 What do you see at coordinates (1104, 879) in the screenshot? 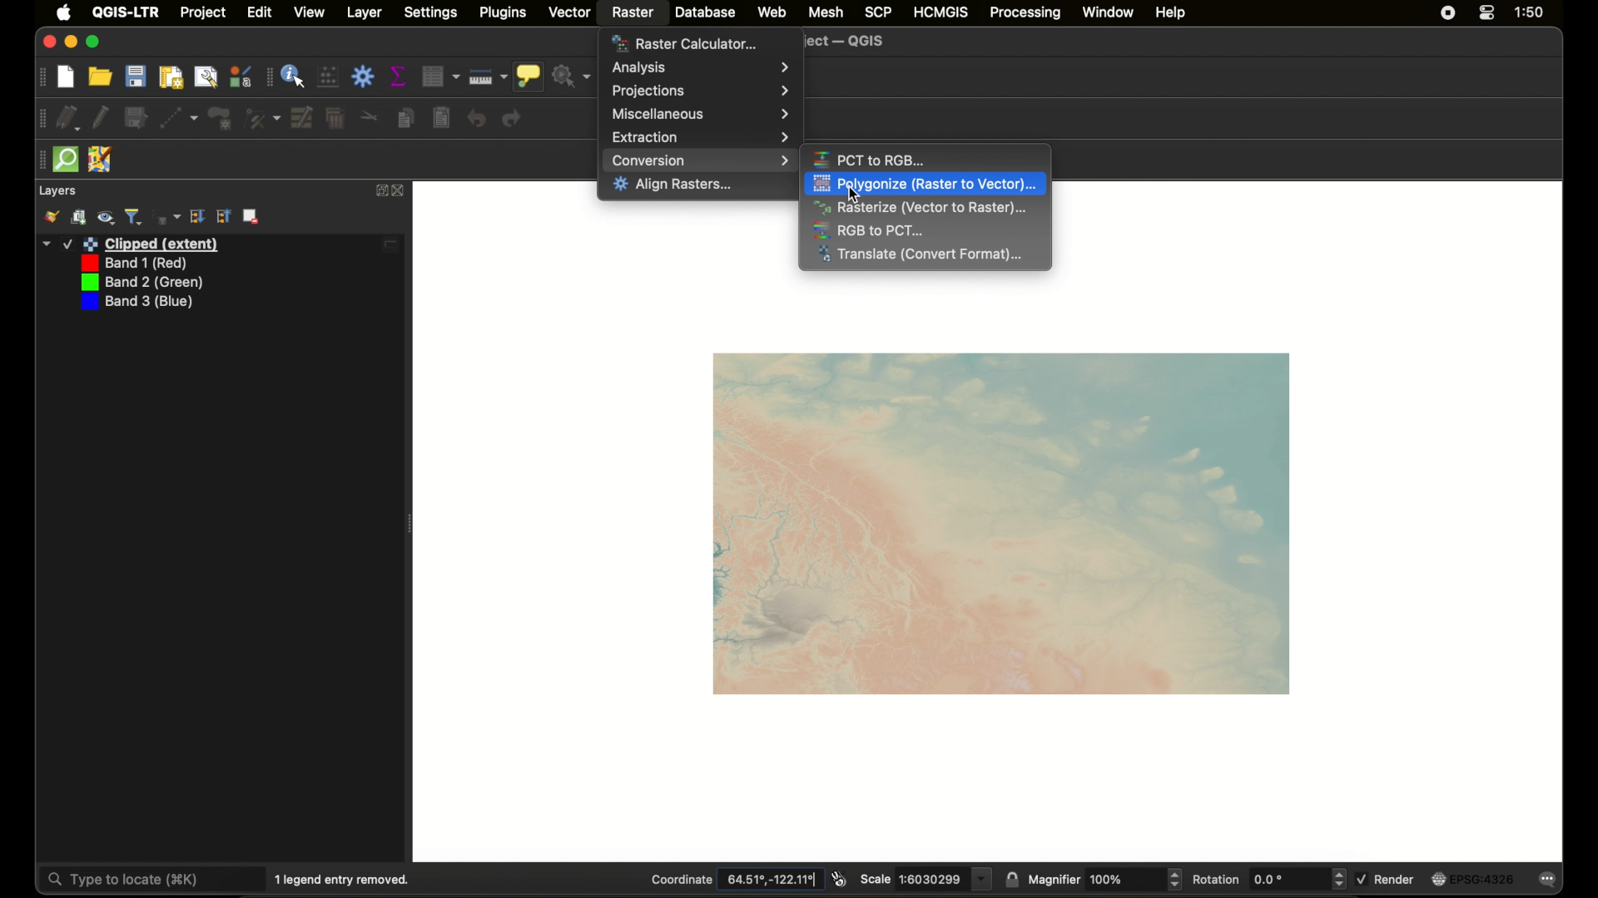
I see `magnifier` at bounding box center [1104, 879].